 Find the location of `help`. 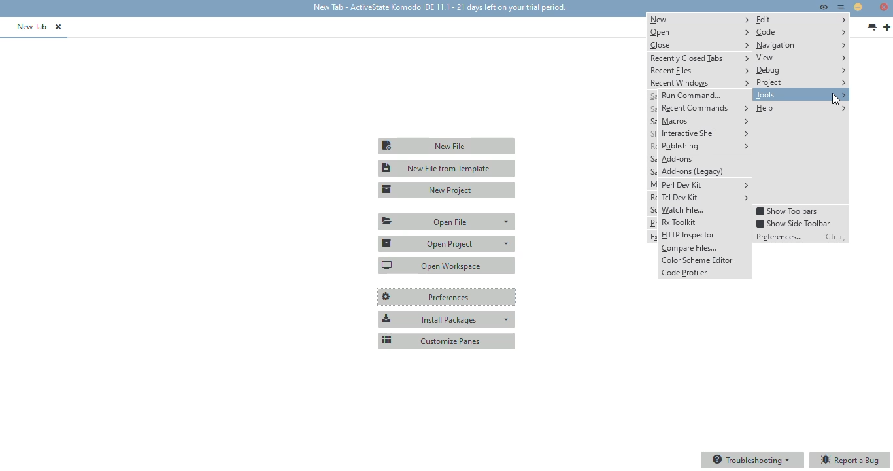

help is located at coordinates (800, 108).